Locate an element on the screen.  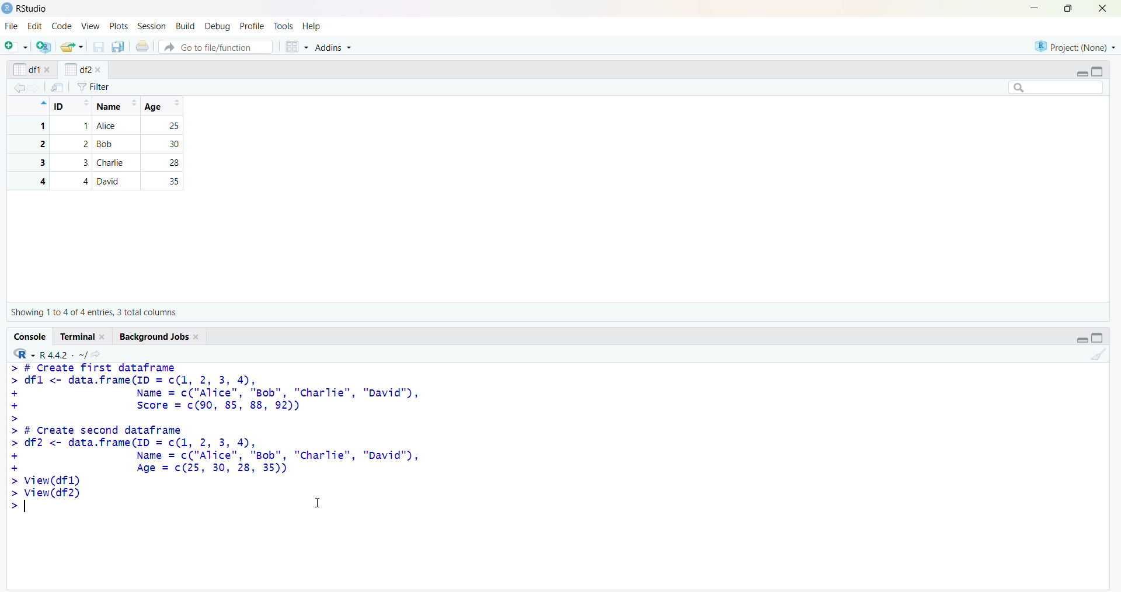
grid is located at coordinates (297, 47).